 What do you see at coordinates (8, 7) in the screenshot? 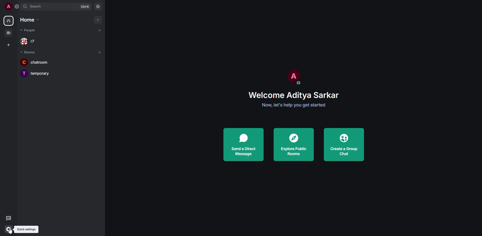
I see `profile` at bounding box center [8, 7].